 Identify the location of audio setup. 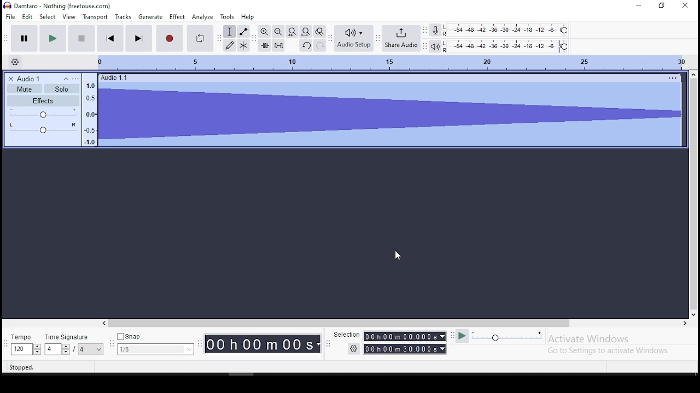
(354, 38).